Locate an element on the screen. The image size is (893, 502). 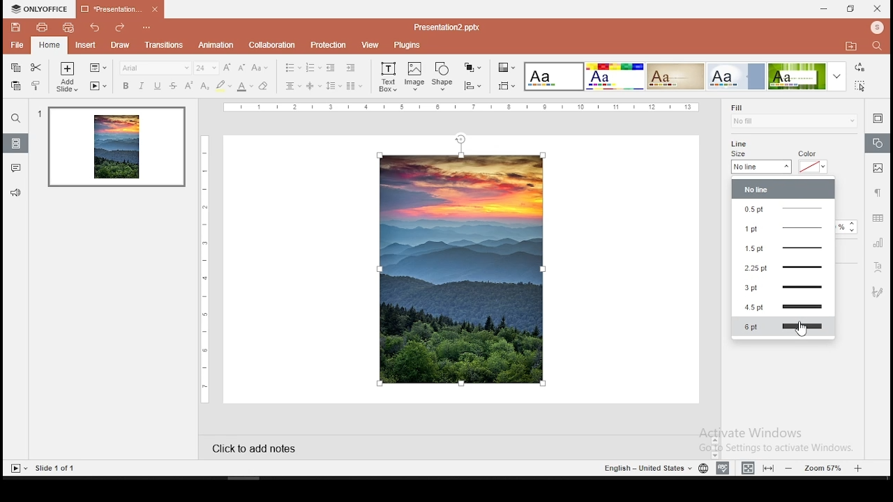
theme  is located at coordinates (675, 77).